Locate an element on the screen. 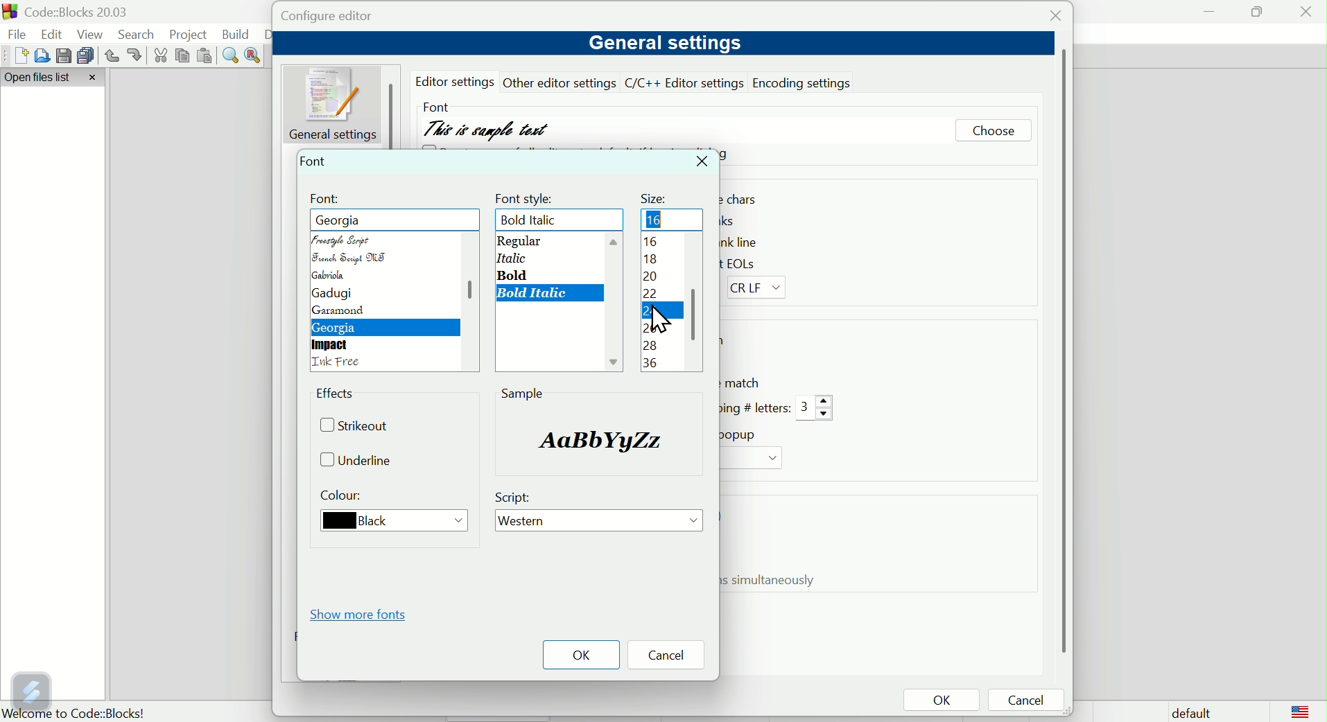  Effects is located at coordinates (338, 396).